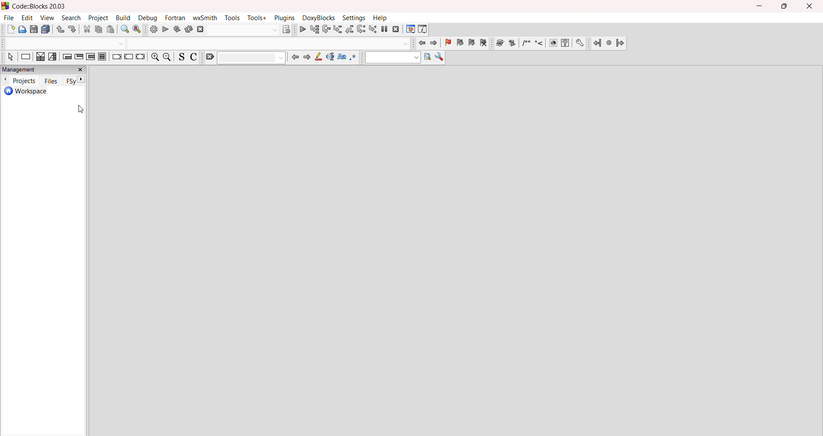 Image resolution: width=823 pixels, height=436 pixels. What do you see at coordinates (99, 30) in the screenshot?
I see `copy` at bounding box center [99, 30].